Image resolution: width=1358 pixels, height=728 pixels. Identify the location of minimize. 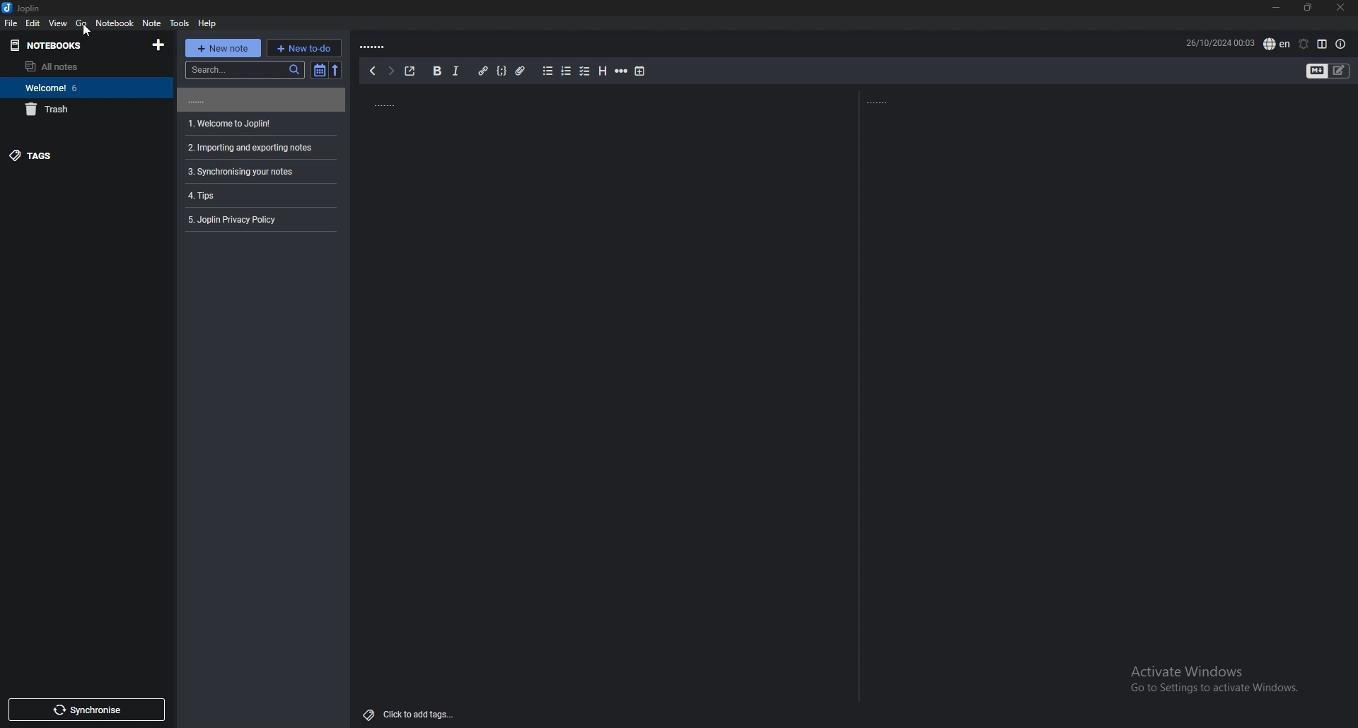
(1277, 8).